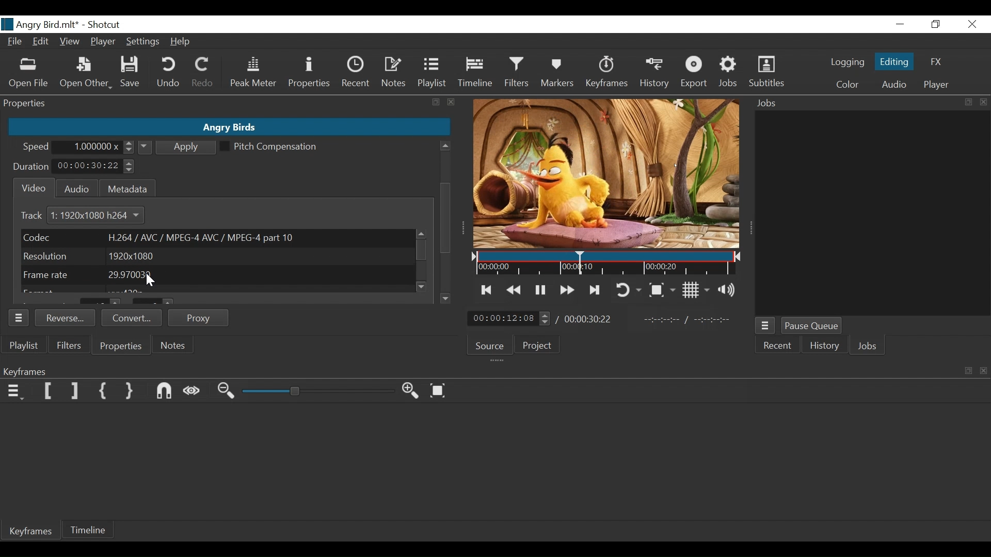 The width and height of the screenshot is (991, 557). I want to click on Media Viewer, so click(608, 174).